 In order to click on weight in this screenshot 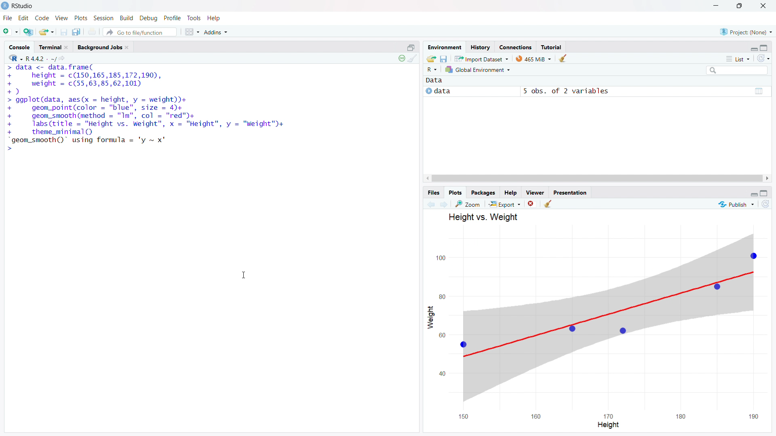, I will do `click(430, 318)`.